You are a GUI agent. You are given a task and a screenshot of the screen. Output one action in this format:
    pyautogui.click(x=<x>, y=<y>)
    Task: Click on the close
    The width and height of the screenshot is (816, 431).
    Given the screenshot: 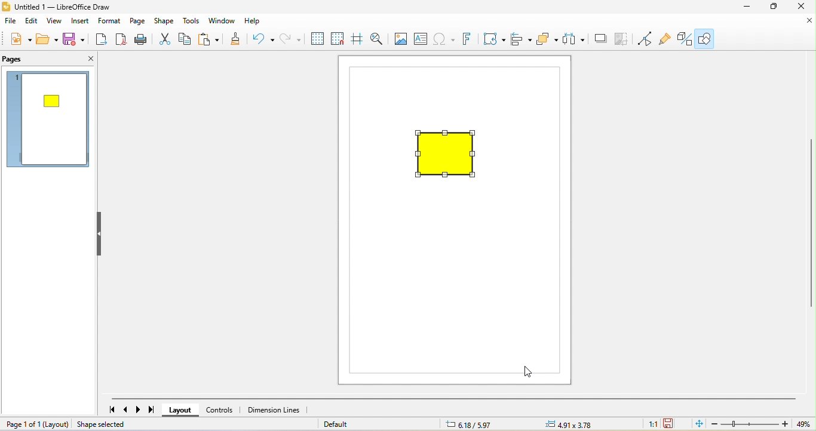 What is the action you would take?
    pyautogui.click(x=802, y=7)
    